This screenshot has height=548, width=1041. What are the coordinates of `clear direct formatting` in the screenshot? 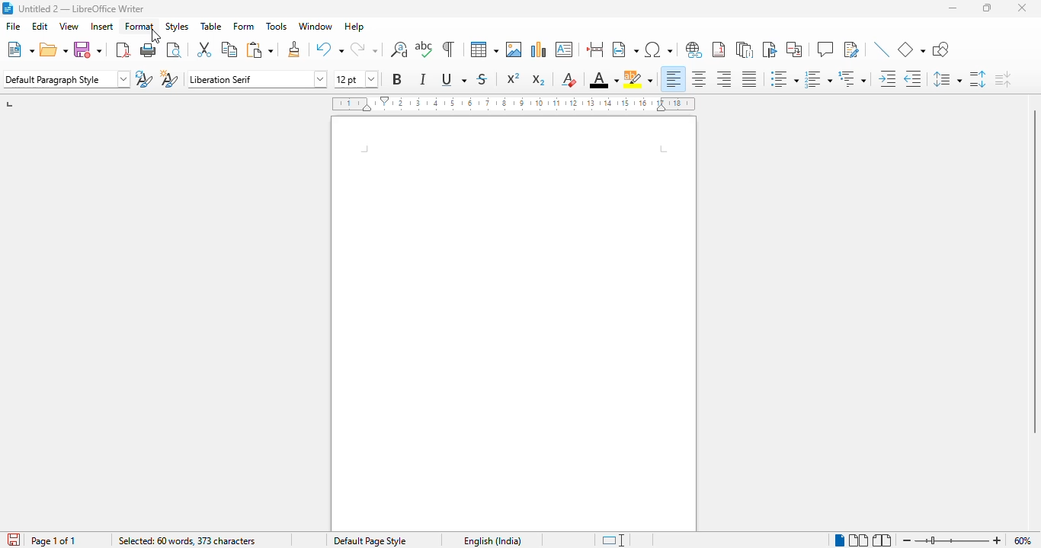 It's located at (569, 79).